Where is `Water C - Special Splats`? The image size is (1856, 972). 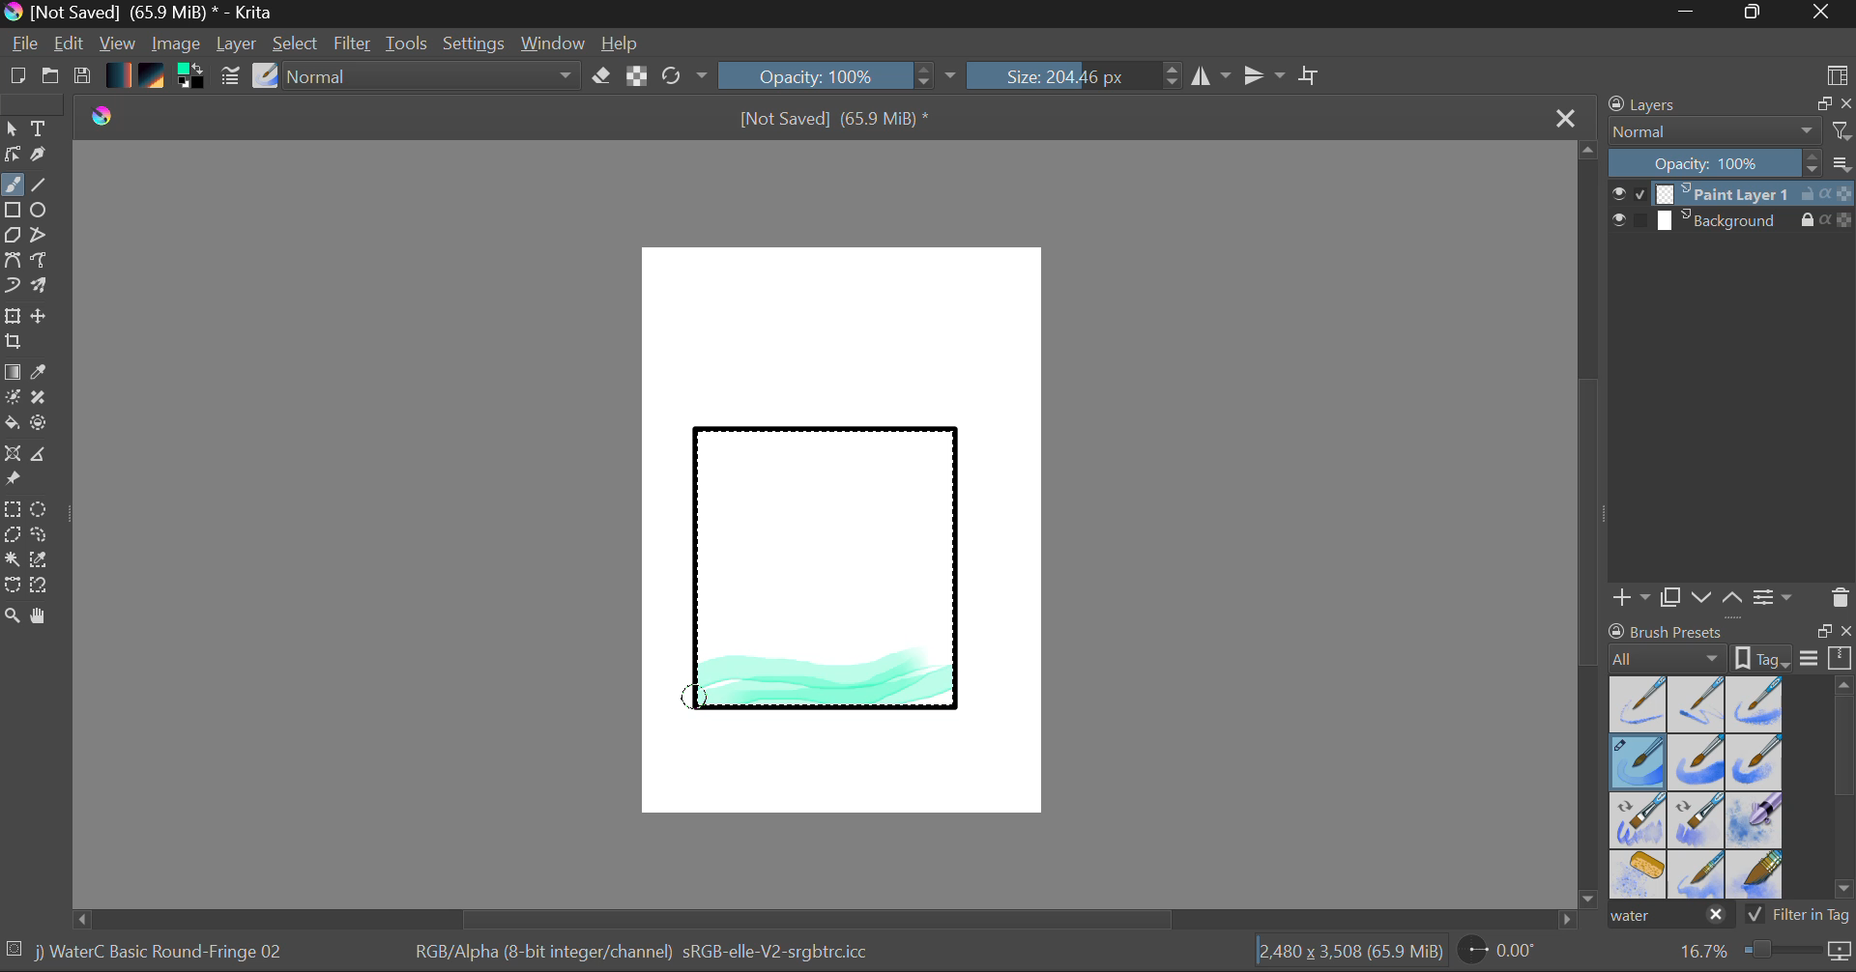
Water C - Special Splats is located at coordinates (1639, 874).